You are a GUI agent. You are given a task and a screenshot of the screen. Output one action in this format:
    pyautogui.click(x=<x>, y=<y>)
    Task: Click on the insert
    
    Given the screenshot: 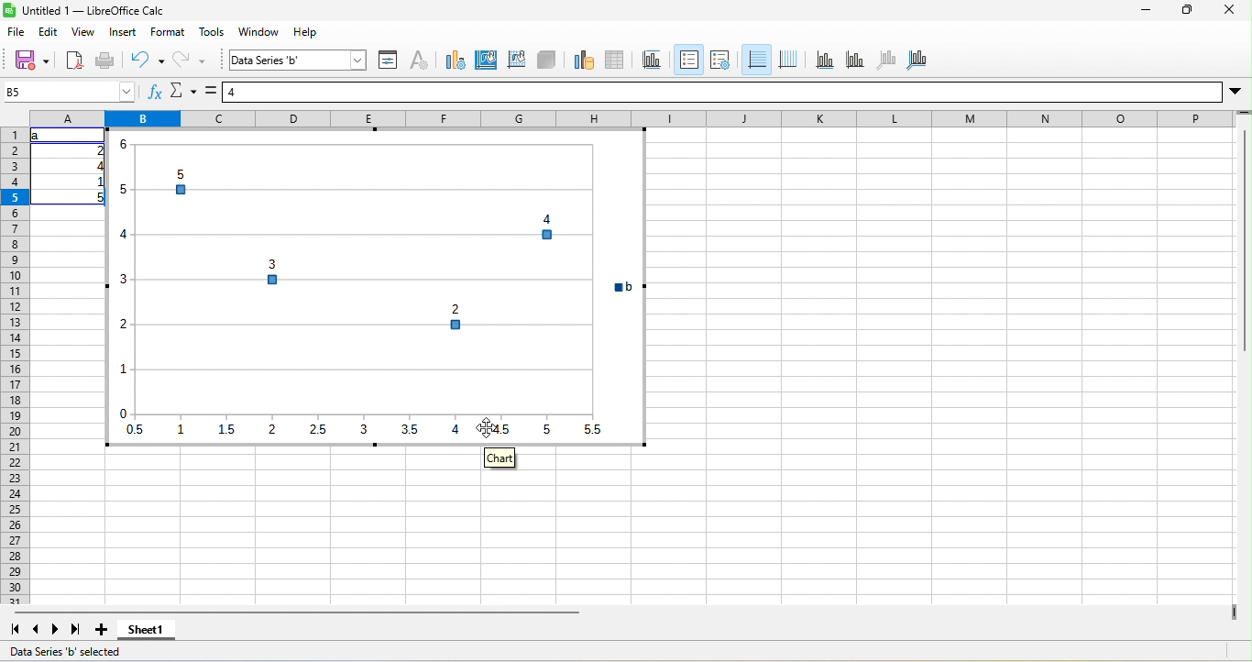 What is the action you would take?
    pyautogui.click(x=123, y=32)
    